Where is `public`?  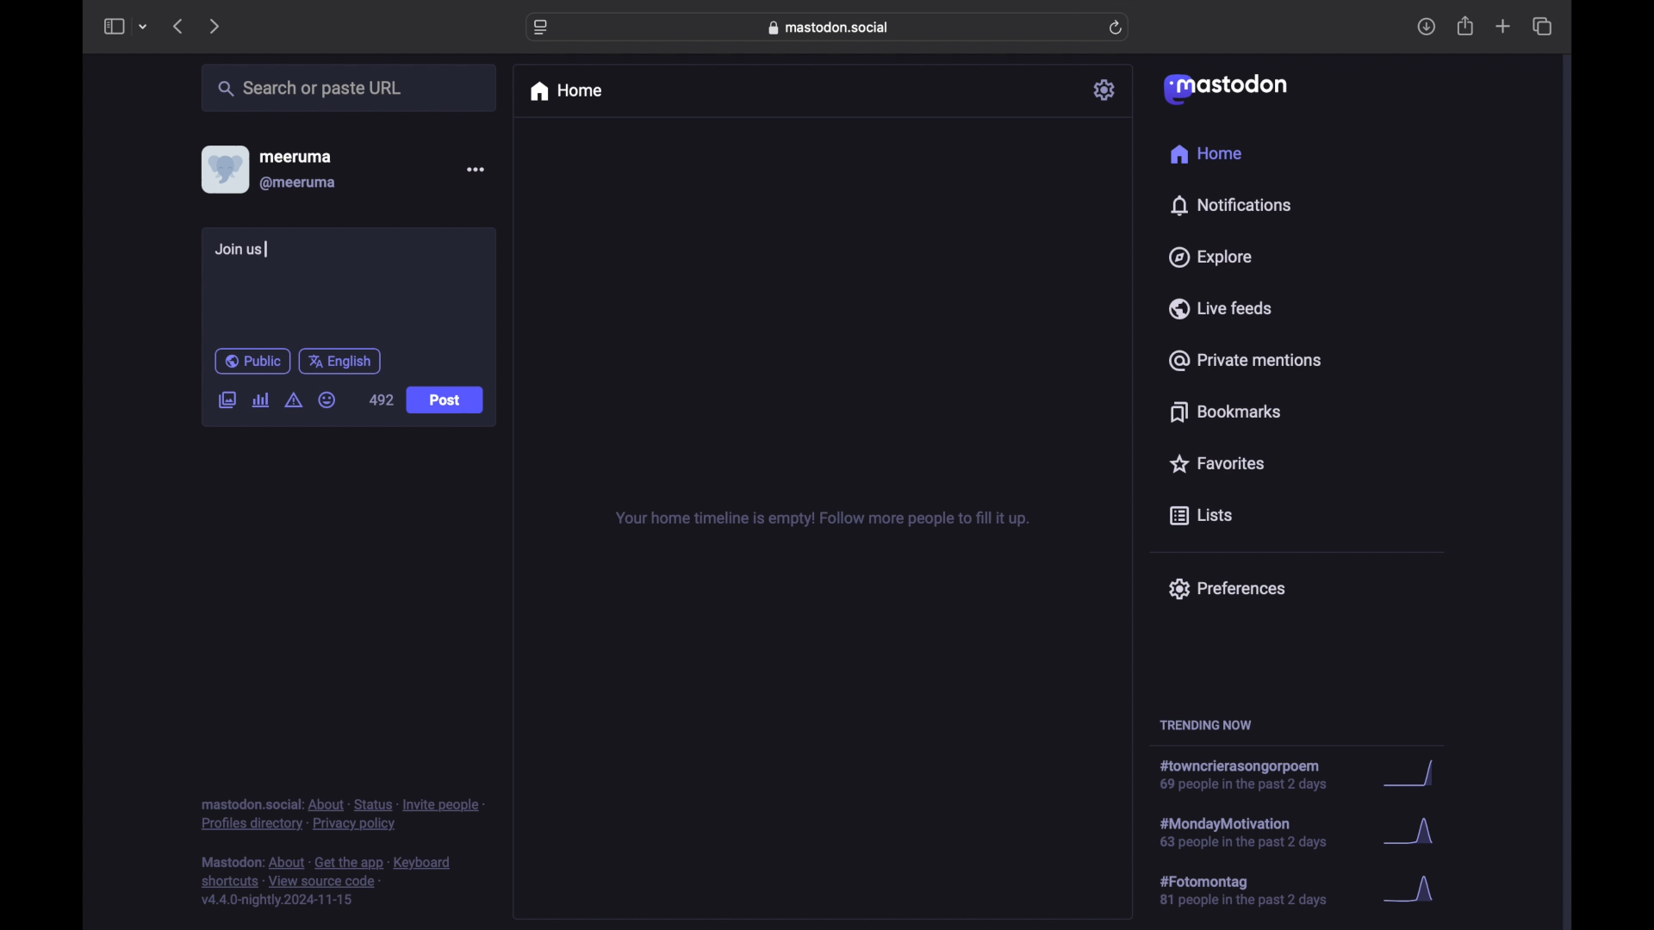 public is located at coordinates (252, 361).